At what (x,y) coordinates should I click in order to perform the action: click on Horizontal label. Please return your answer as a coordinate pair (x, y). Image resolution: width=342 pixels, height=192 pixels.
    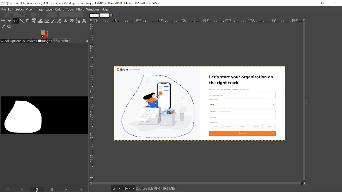
    Looking at the image, I should click on (197, 21).